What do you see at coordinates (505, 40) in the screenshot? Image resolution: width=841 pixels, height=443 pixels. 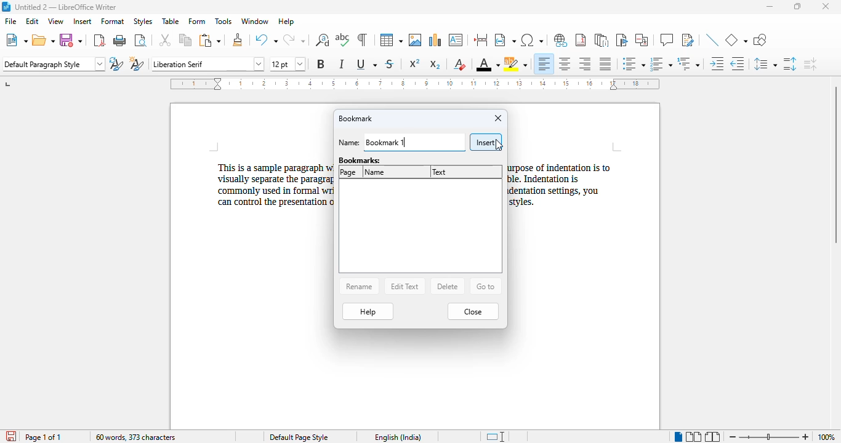 I see `insert field` at bounding box center [505, 40].